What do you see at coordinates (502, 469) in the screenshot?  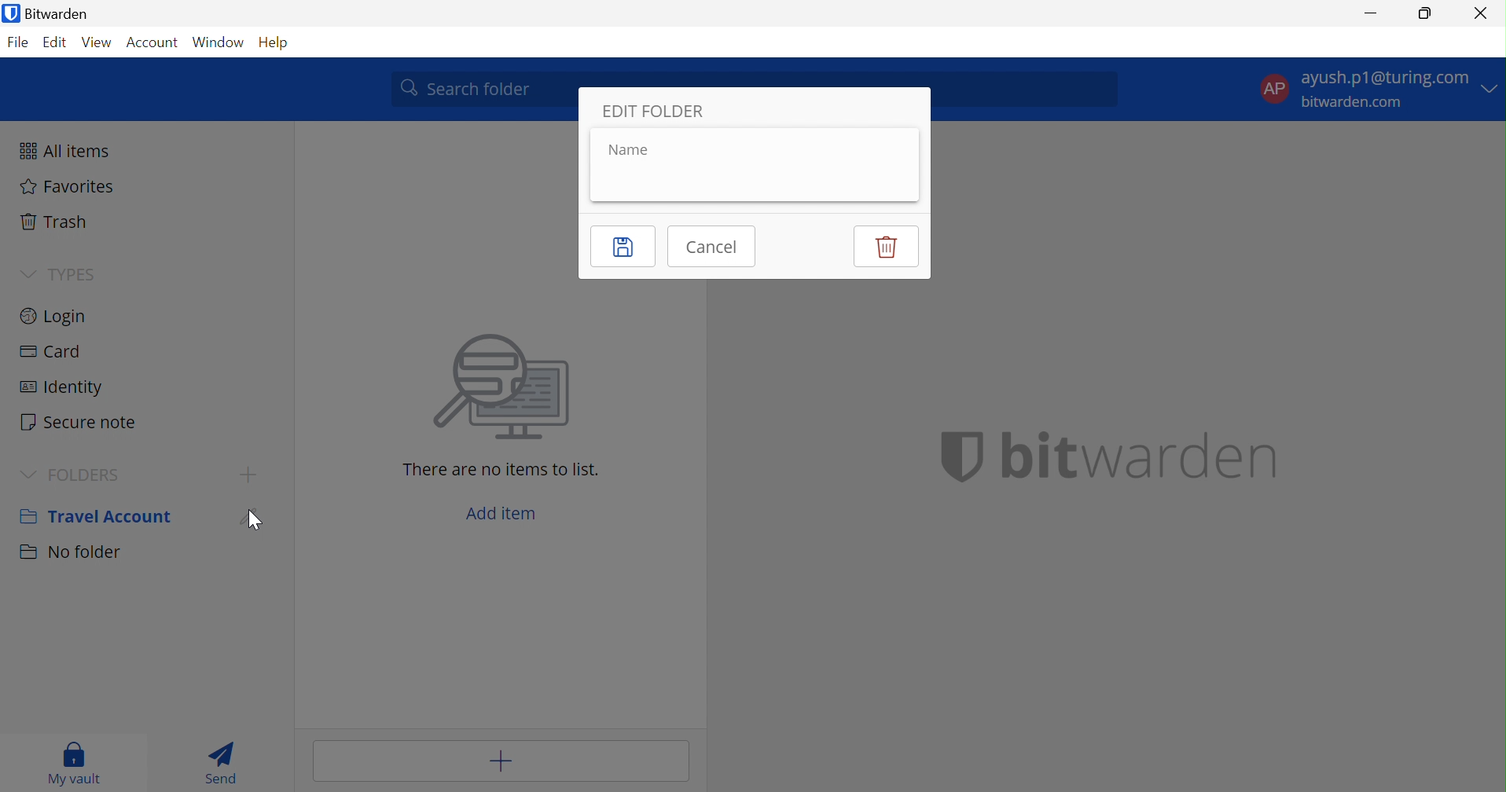 I see `There are no items to list` at bounding box center [502, 469].